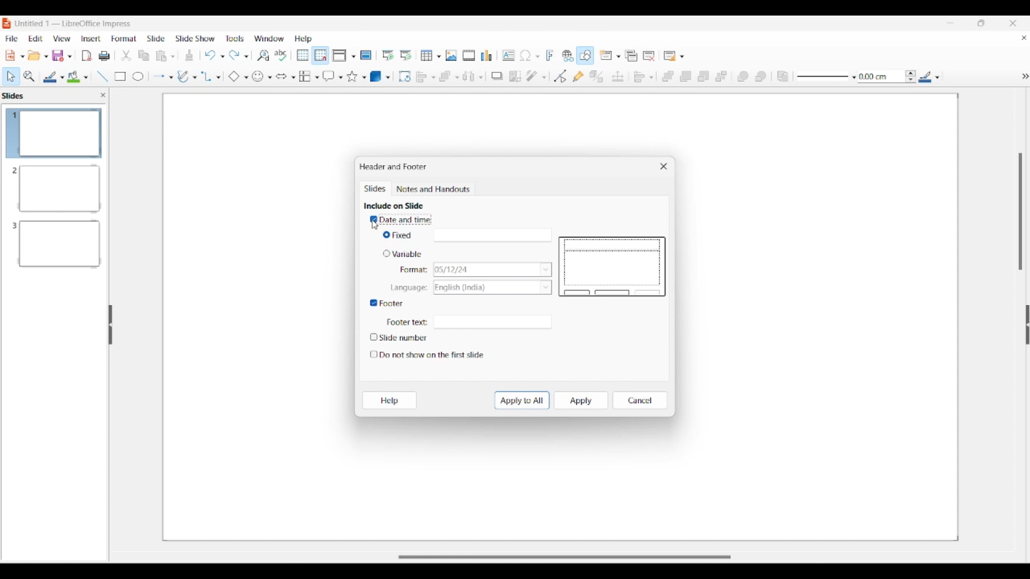  Describe the element at coordinates (30, 77) in the screenshot. I see `Zoom and pan` at that location.